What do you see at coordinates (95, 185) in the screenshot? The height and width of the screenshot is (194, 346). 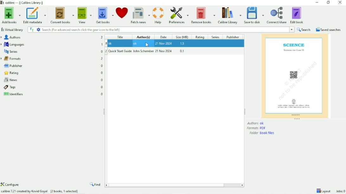 I see `Find` at bounding box center [95, 185].